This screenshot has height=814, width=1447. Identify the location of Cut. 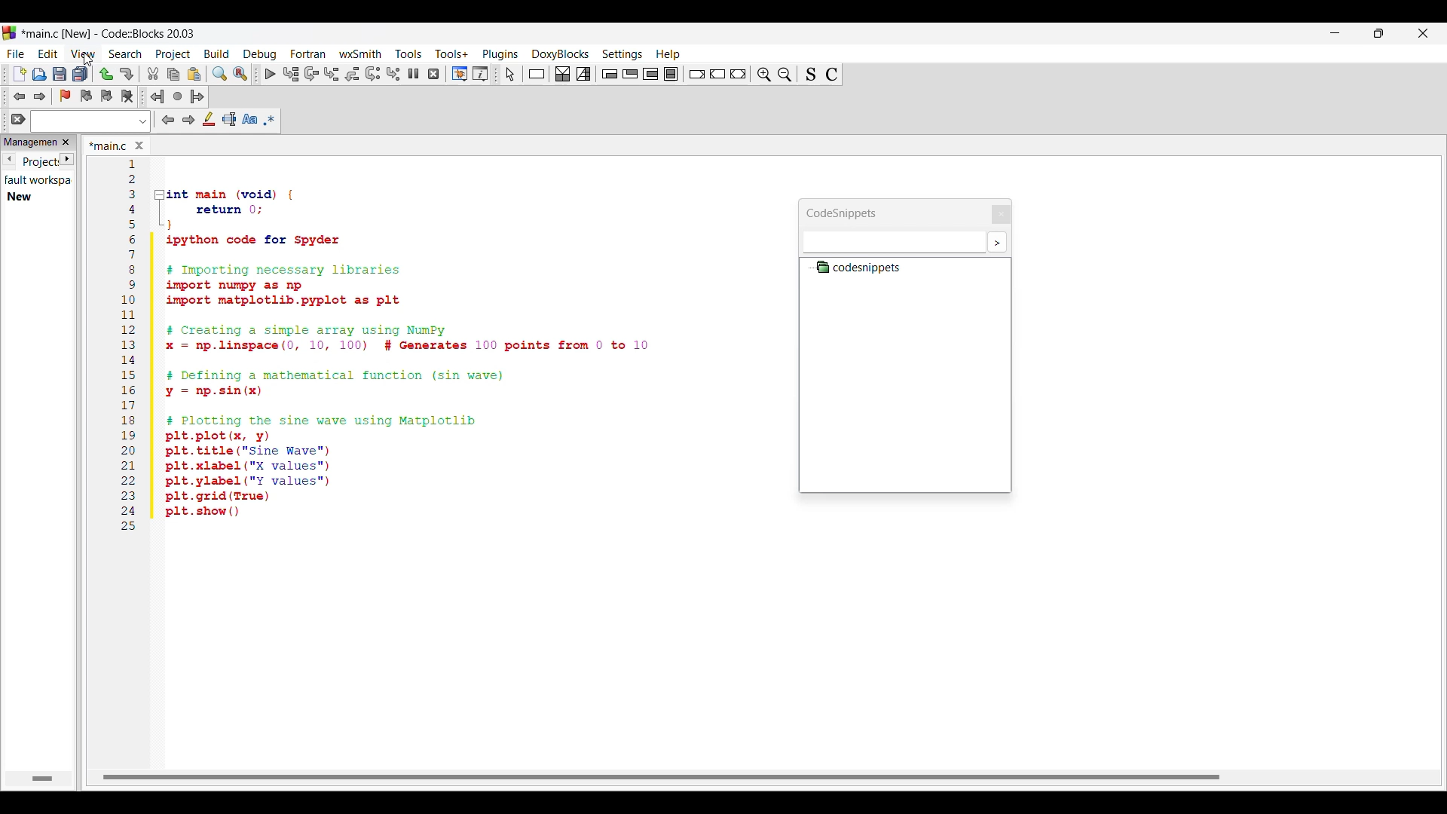
(153, 73).